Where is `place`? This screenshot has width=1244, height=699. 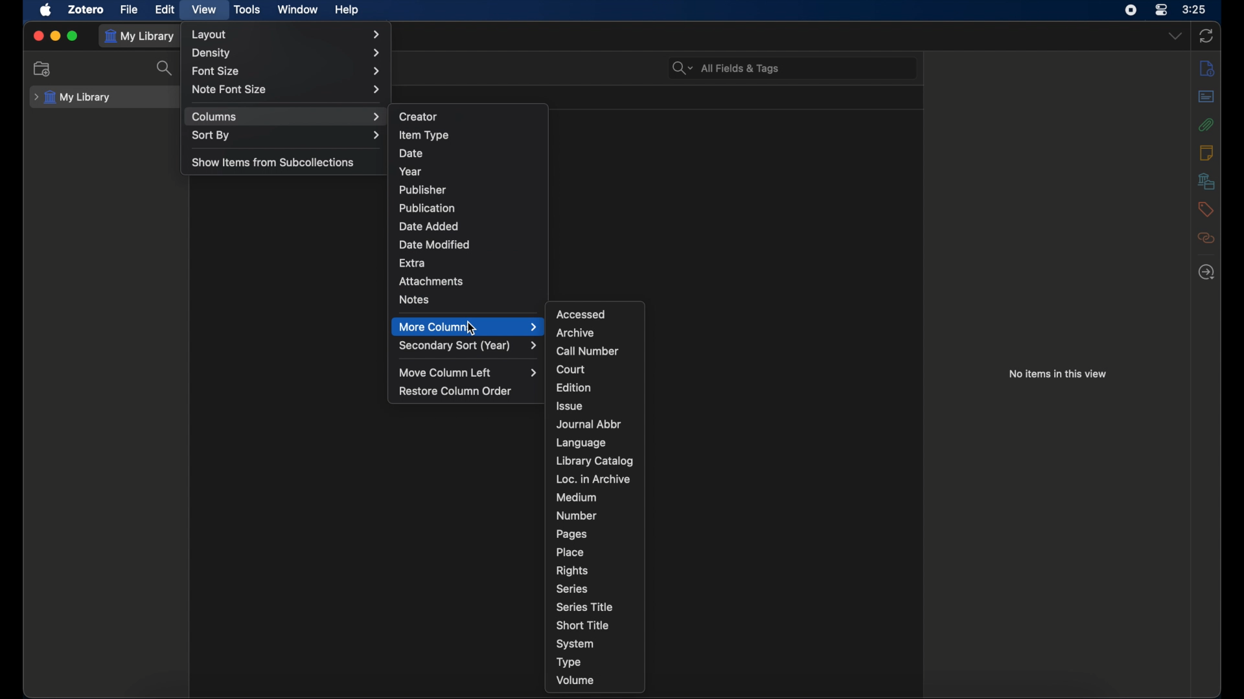 place is located at coordinates (571, 552).